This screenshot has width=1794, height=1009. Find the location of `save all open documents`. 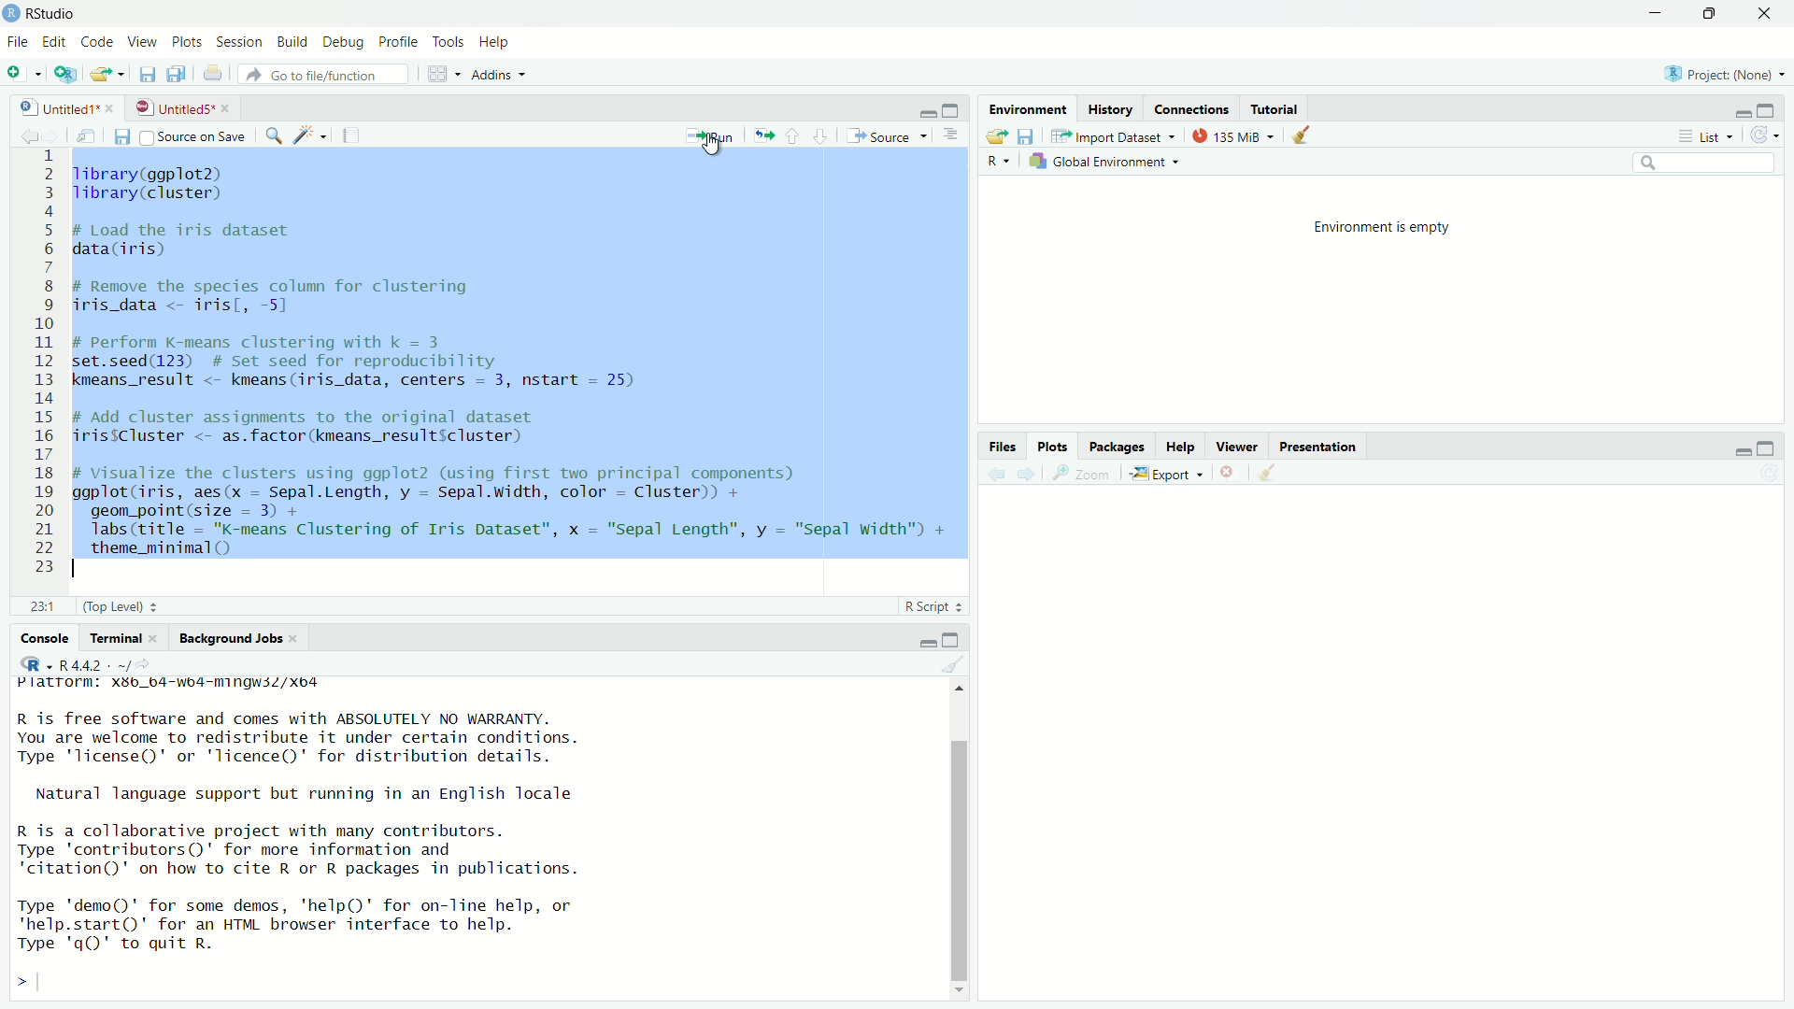

save all open documents is located at coordinates (181, 75).